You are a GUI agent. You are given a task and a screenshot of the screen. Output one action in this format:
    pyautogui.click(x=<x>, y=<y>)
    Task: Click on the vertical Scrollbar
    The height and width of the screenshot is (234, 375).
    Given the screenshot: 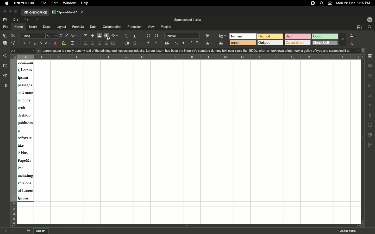 What is the action you would take?
    pyautogui.click(x=364, y=140)
    